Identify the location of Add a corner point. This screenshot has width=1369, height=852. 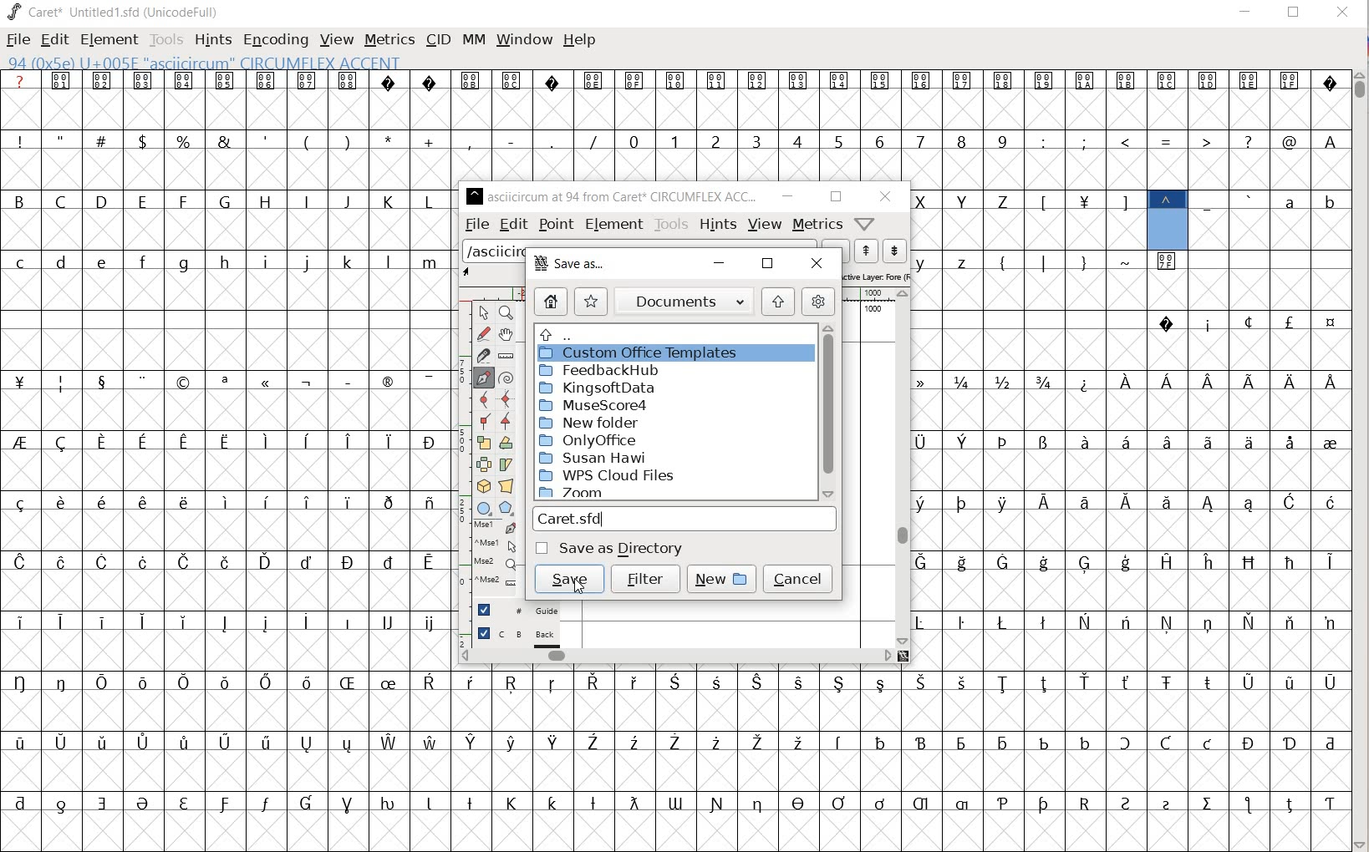
(506, 420).